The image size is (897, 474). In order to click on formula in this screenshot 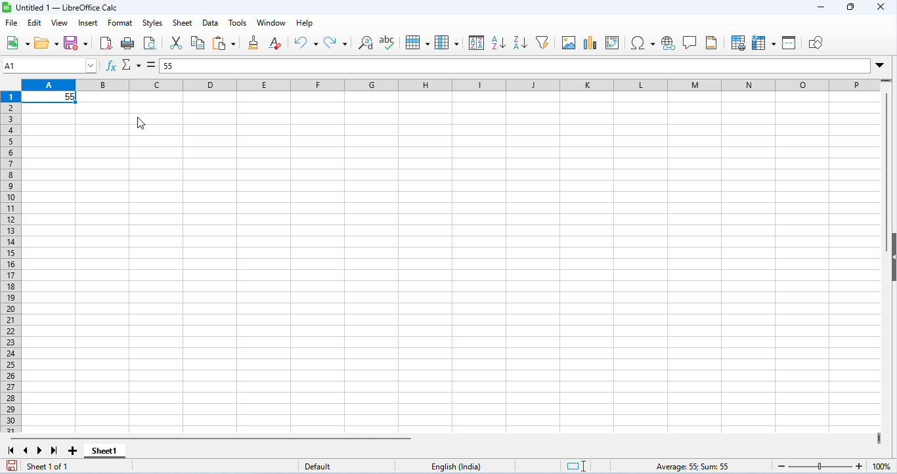, I will do `click(691, 465)`.